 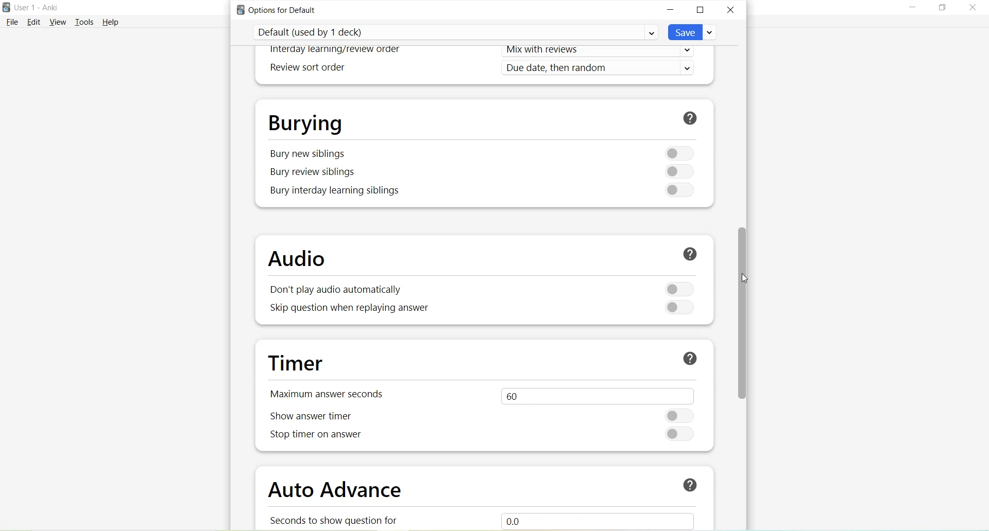 What do you see at coordinates (111, 22) in the screenshot?
I see `Help` at bounding box center [111, 22].